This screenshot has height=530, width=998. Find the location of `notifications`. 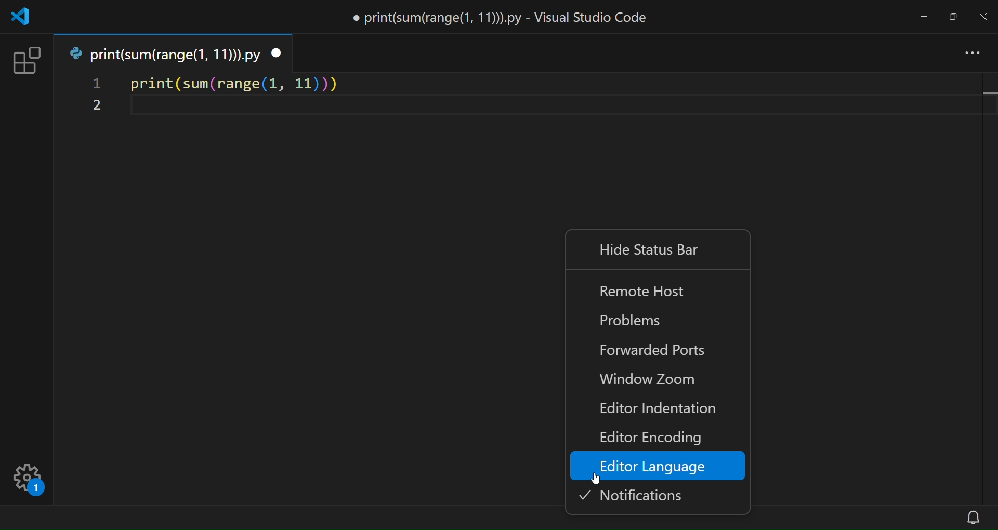

notifications is located at coordinates (975, 517).